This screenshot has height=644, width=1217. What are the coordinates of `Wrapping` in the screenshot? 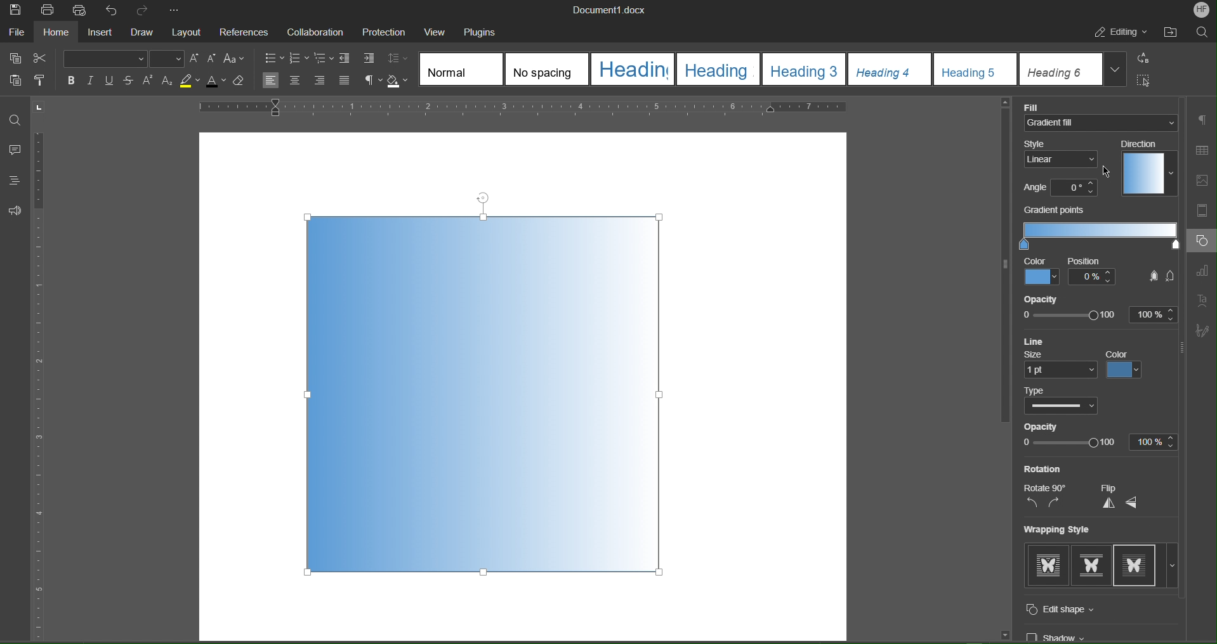 It's located at (1092, 565).